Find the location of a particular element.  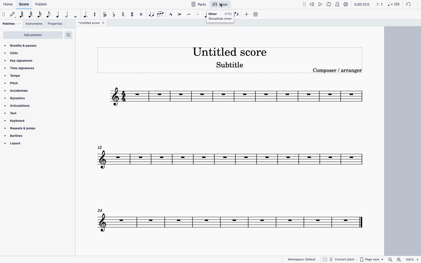

accidentals is located at coordinates (28, 90).